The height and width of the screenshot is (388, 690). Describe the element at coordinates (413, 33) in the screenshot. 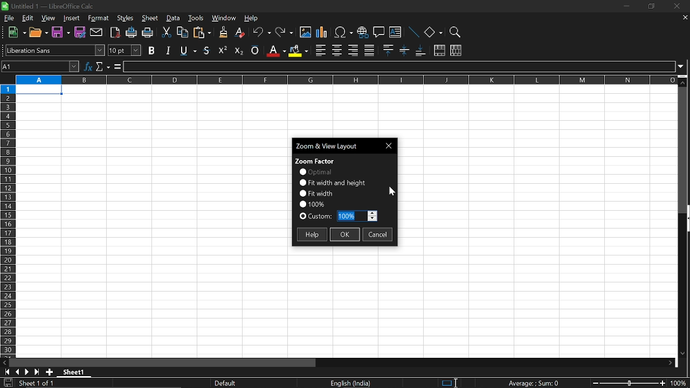

I see `line ` at that location.